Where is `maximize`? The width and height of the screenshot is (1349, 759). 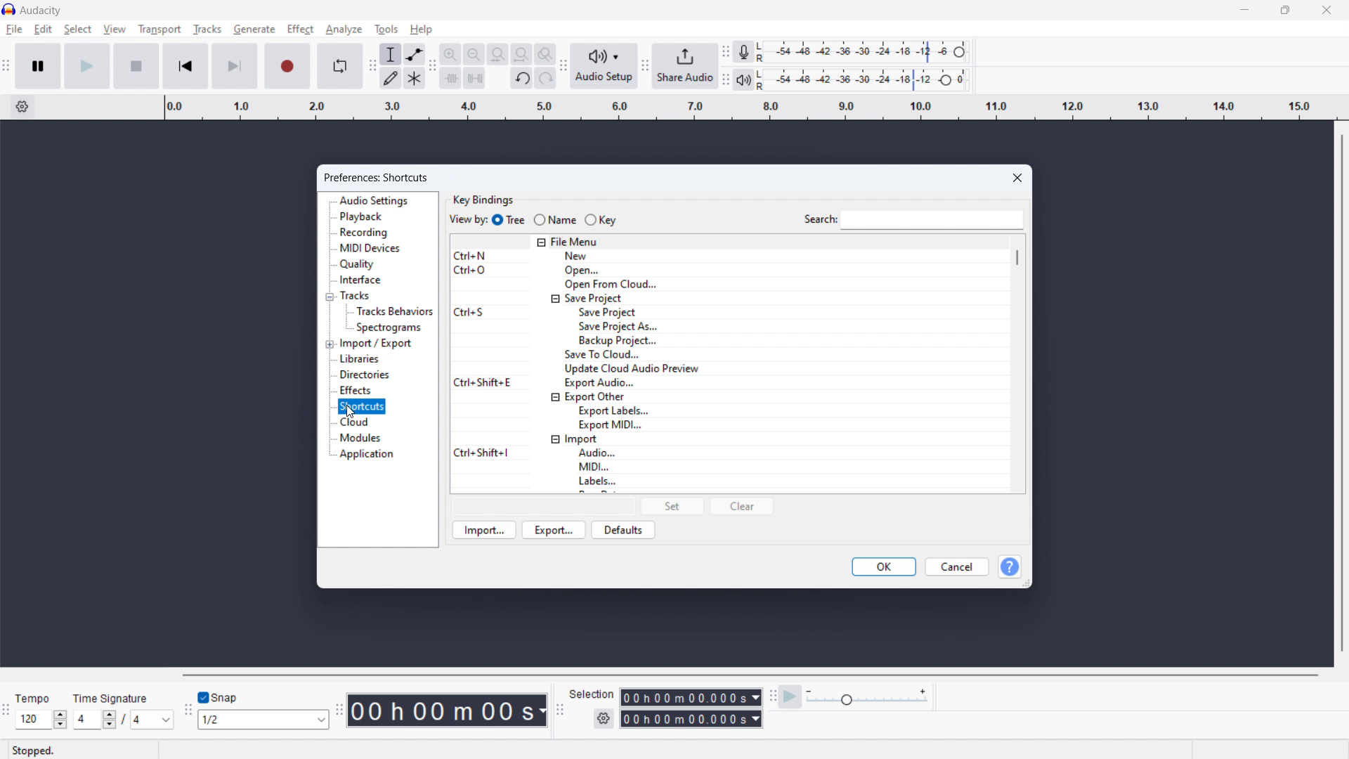 maximize is located at coordinates (1284, 11).